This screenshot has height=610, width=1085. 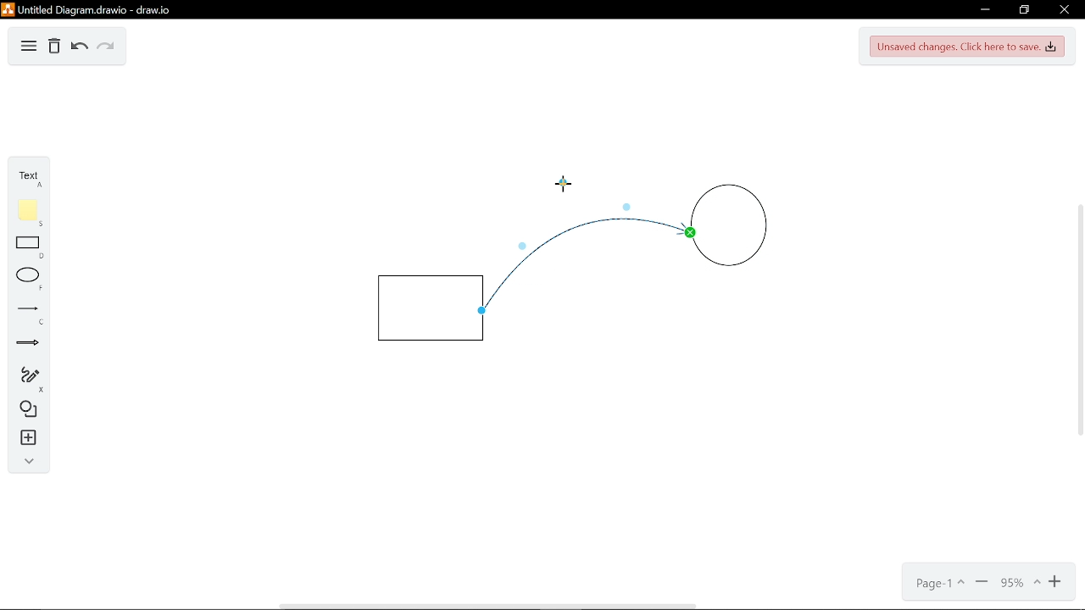 I want to click on Diagram, so click(x=25, y=408).